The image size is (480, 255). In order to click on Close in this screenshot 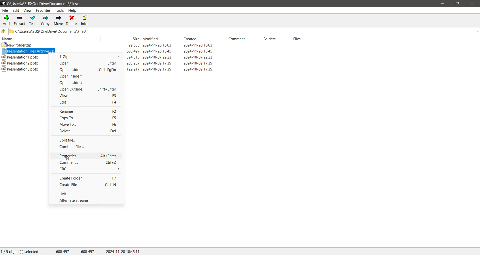, I will do `click(472, 4)`.